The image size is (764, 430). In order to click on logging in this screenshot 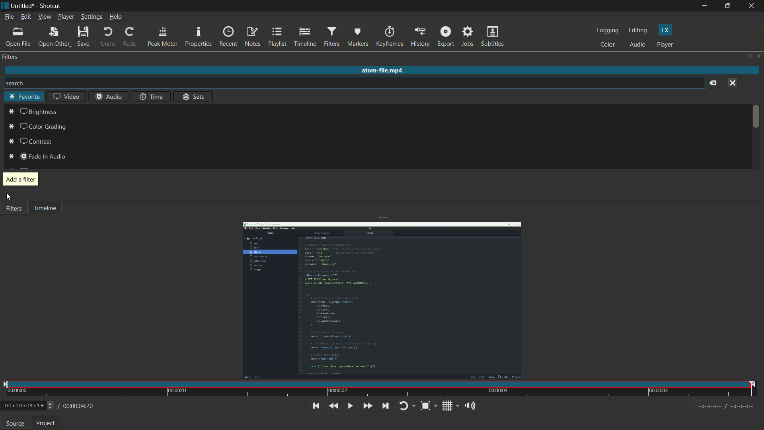, I will do `click(608, 30)`.